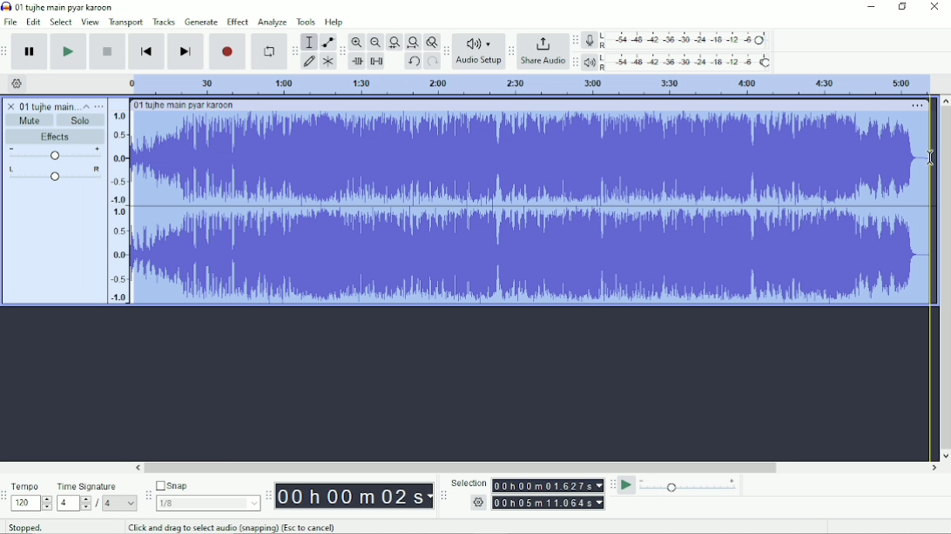  I want to click on Audacity play-at-speed toolbar, so click(612, 484).